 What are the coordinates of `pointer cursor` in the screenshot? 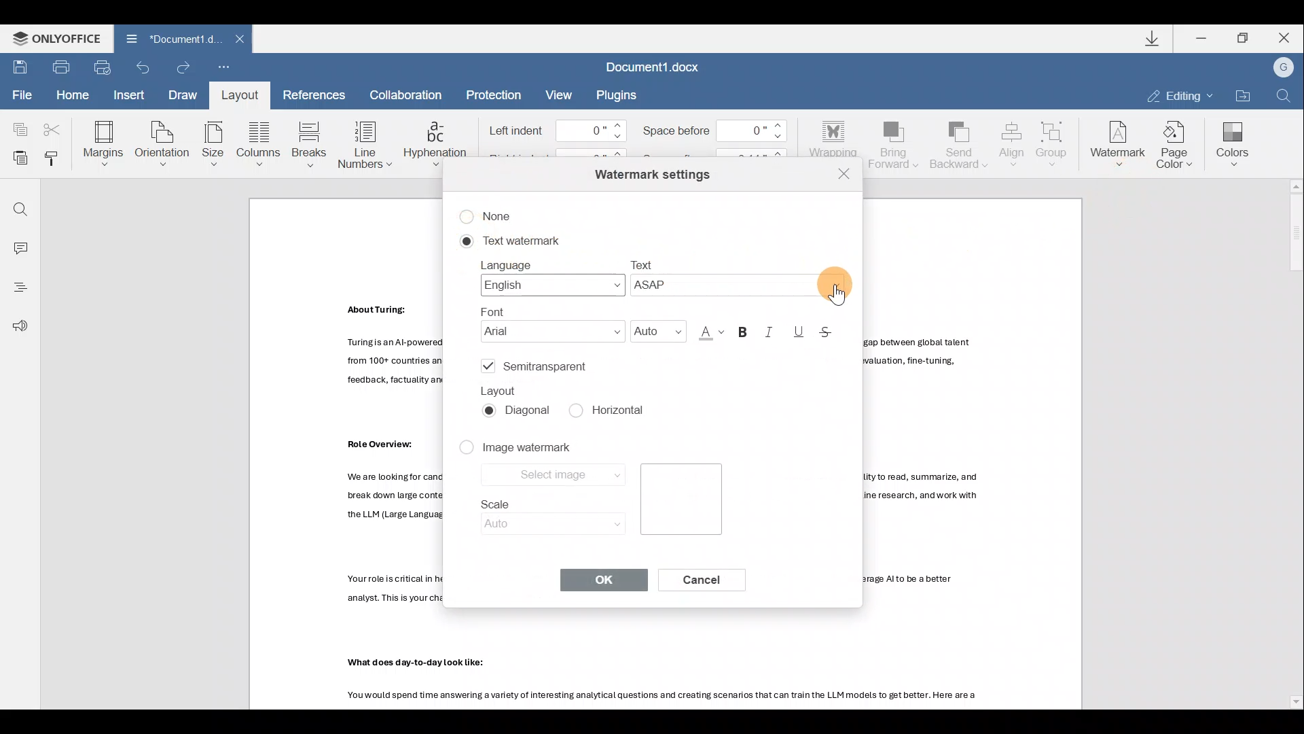 It's located at (835, 299).